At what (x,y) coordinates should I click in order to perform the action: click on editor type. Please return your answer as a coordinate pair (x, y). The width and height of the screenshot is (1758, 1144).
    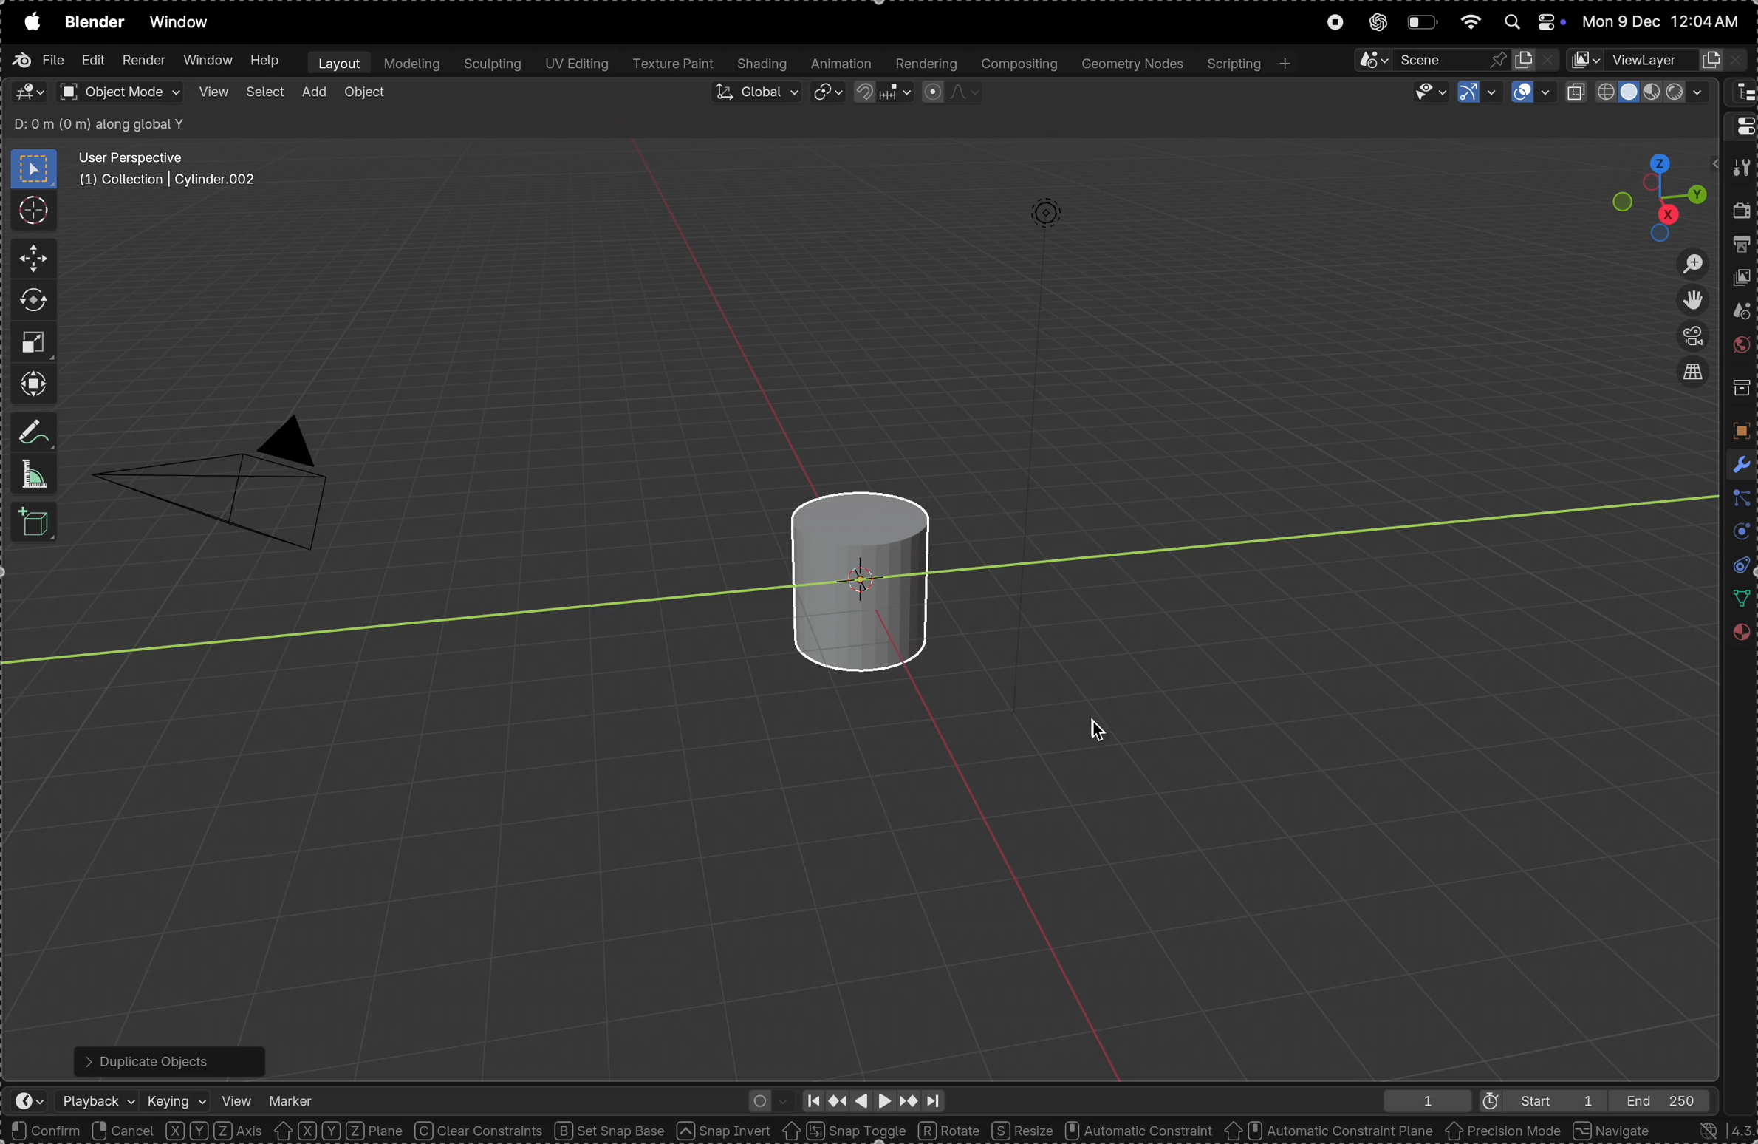
    Looking at the image, I should click on (1740, 124).